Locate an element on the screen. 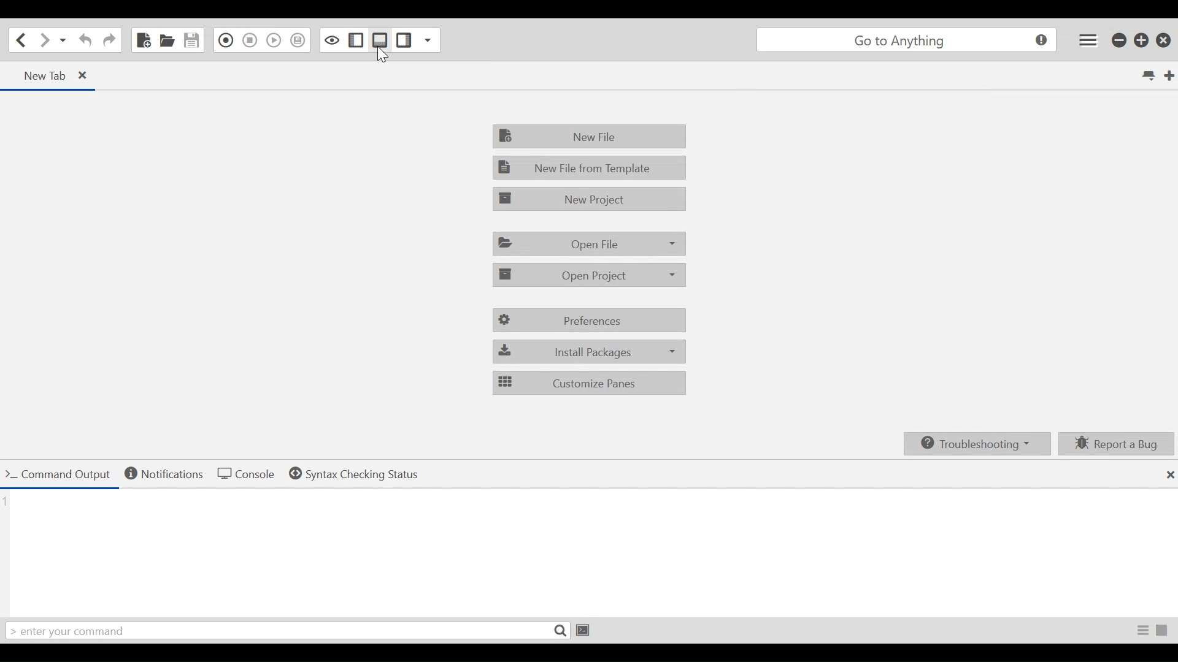 Image resolution: width=1178 pixels, height=662 pixels. cursor is located at coordinates (382, 56).